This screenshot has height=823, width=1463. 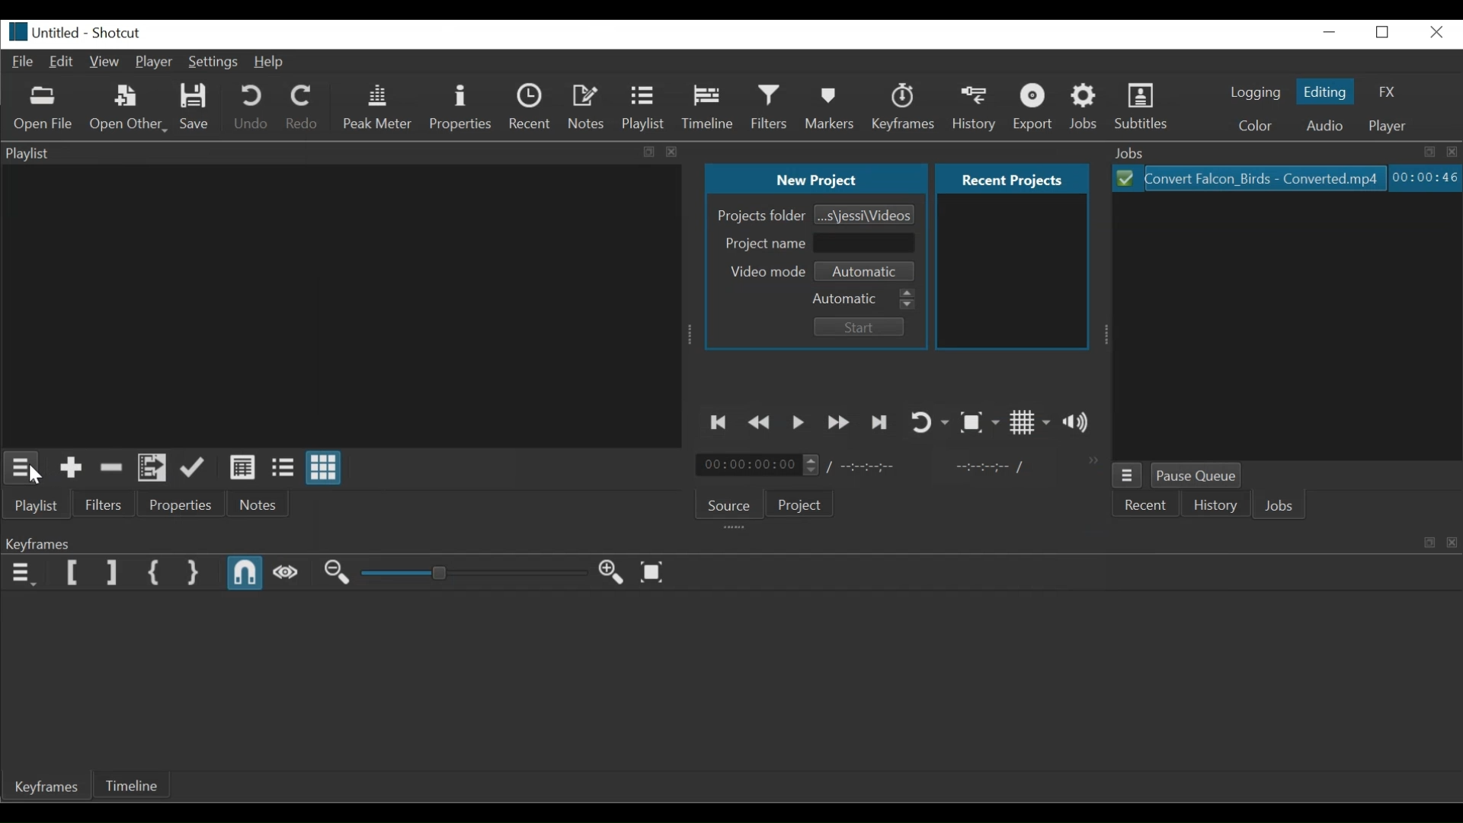 What do you see at coordinates (1144, 107) in the screenshot?
I see `Subtitles` at bounding box center [1144, 107].